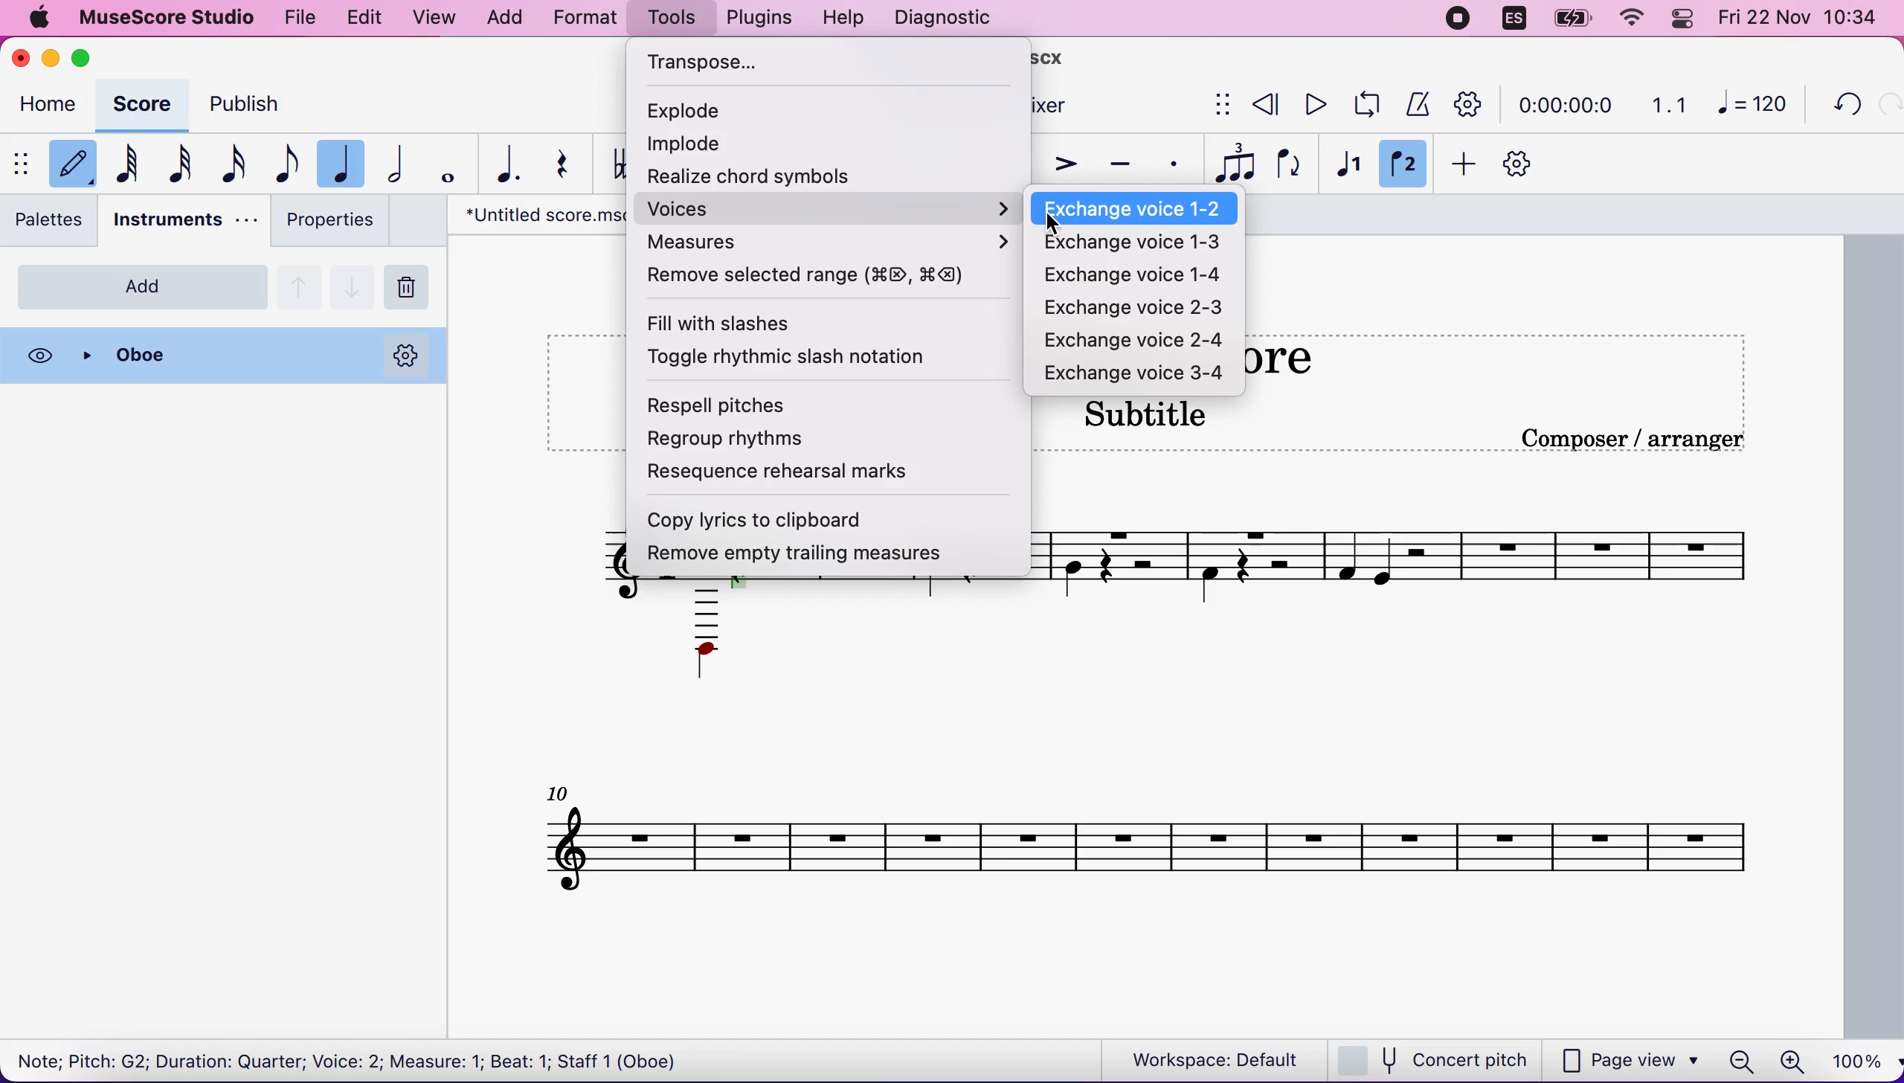  I want to click on add, so click(1466, 161).